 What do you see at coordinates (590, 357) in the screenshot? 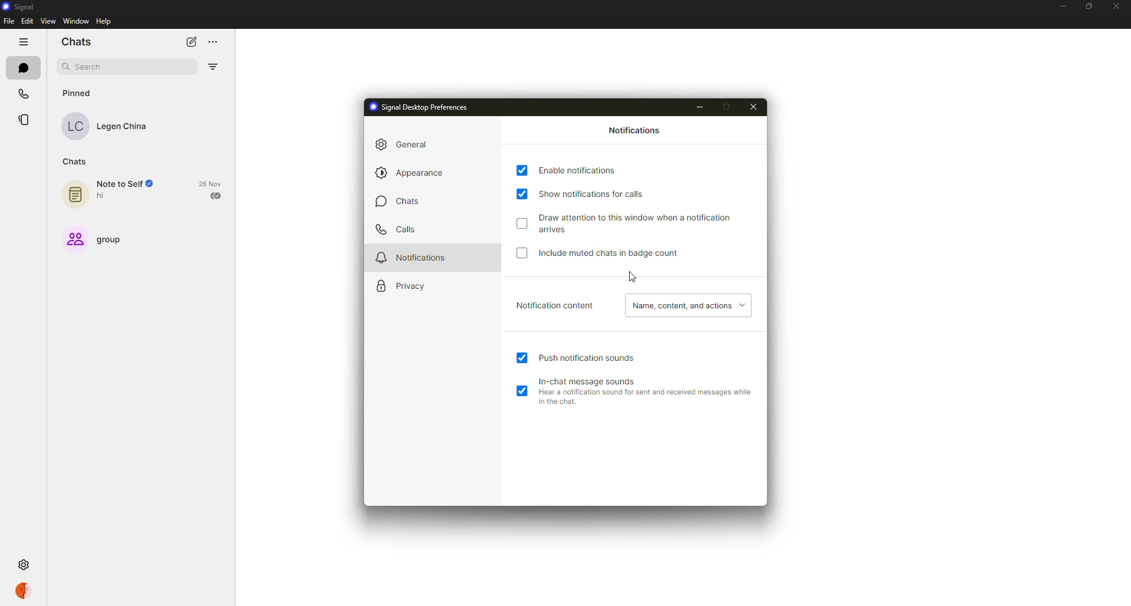
I see `push notification sound` at bounding box center [590, 357].